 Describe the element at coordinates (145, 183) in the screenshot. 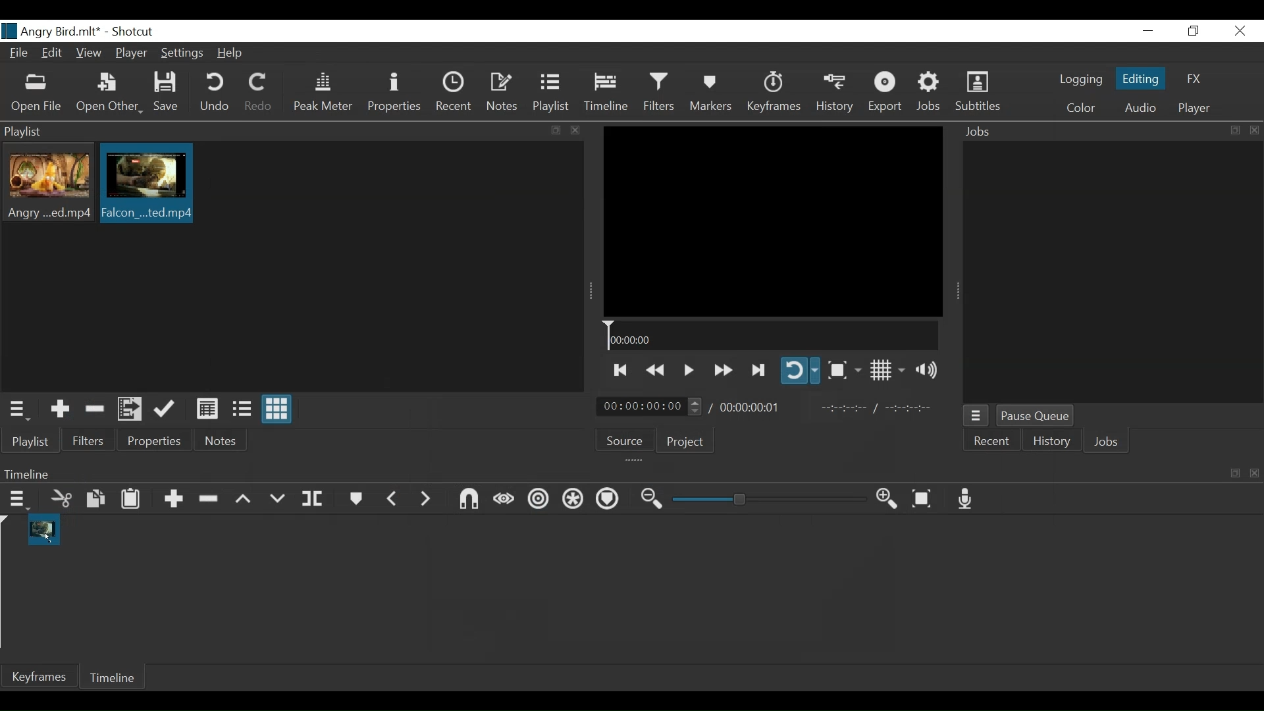

I see `Clip` at that location.